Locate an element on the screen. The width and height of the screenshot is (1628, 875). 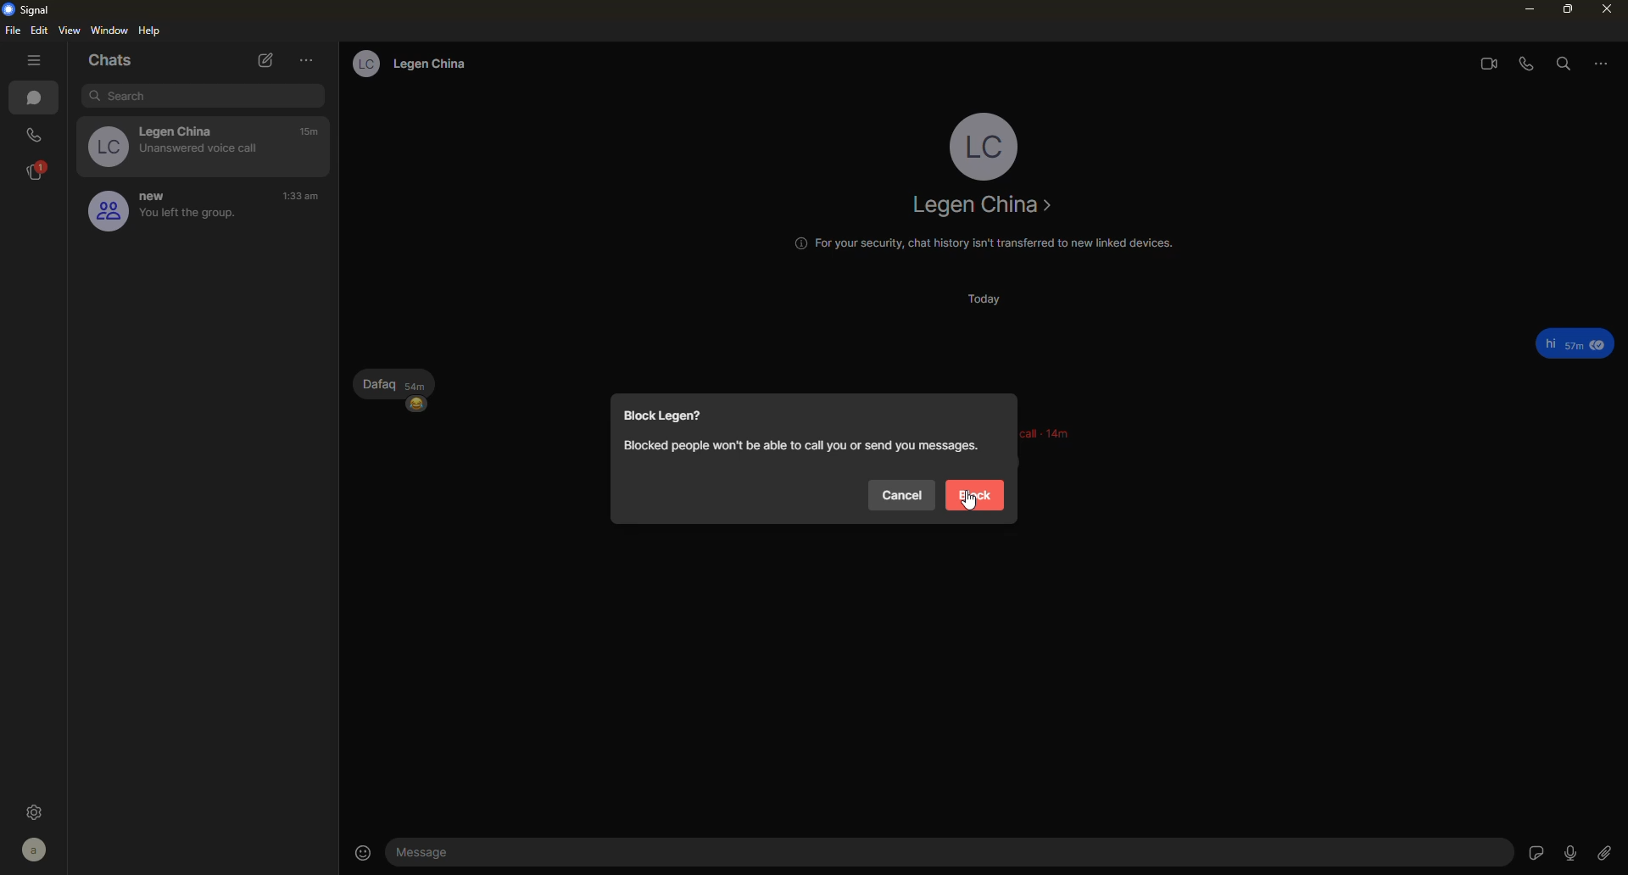
hide tabs is located at coordinates (34, 60).